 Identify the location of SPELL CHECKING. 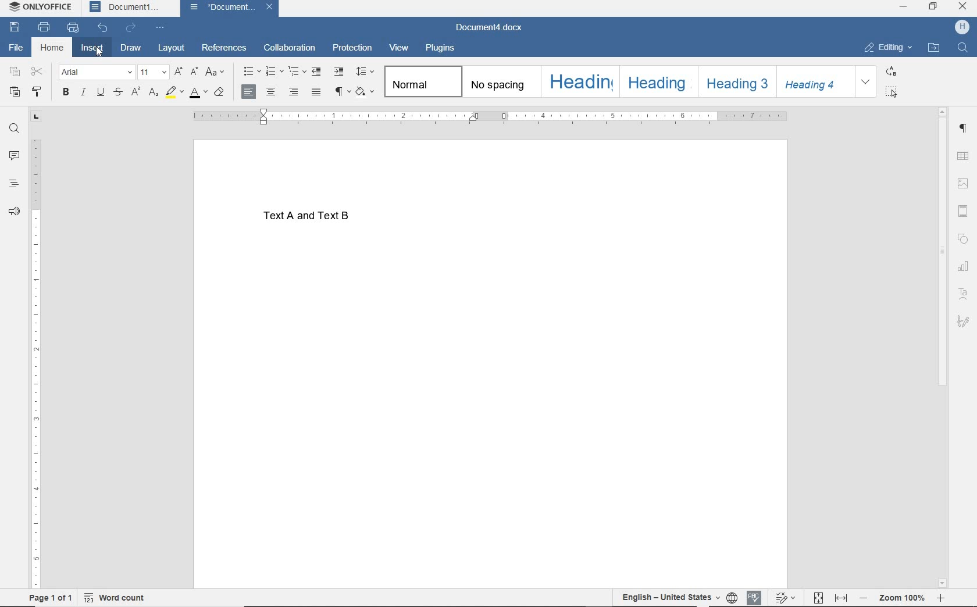
(754, 595).